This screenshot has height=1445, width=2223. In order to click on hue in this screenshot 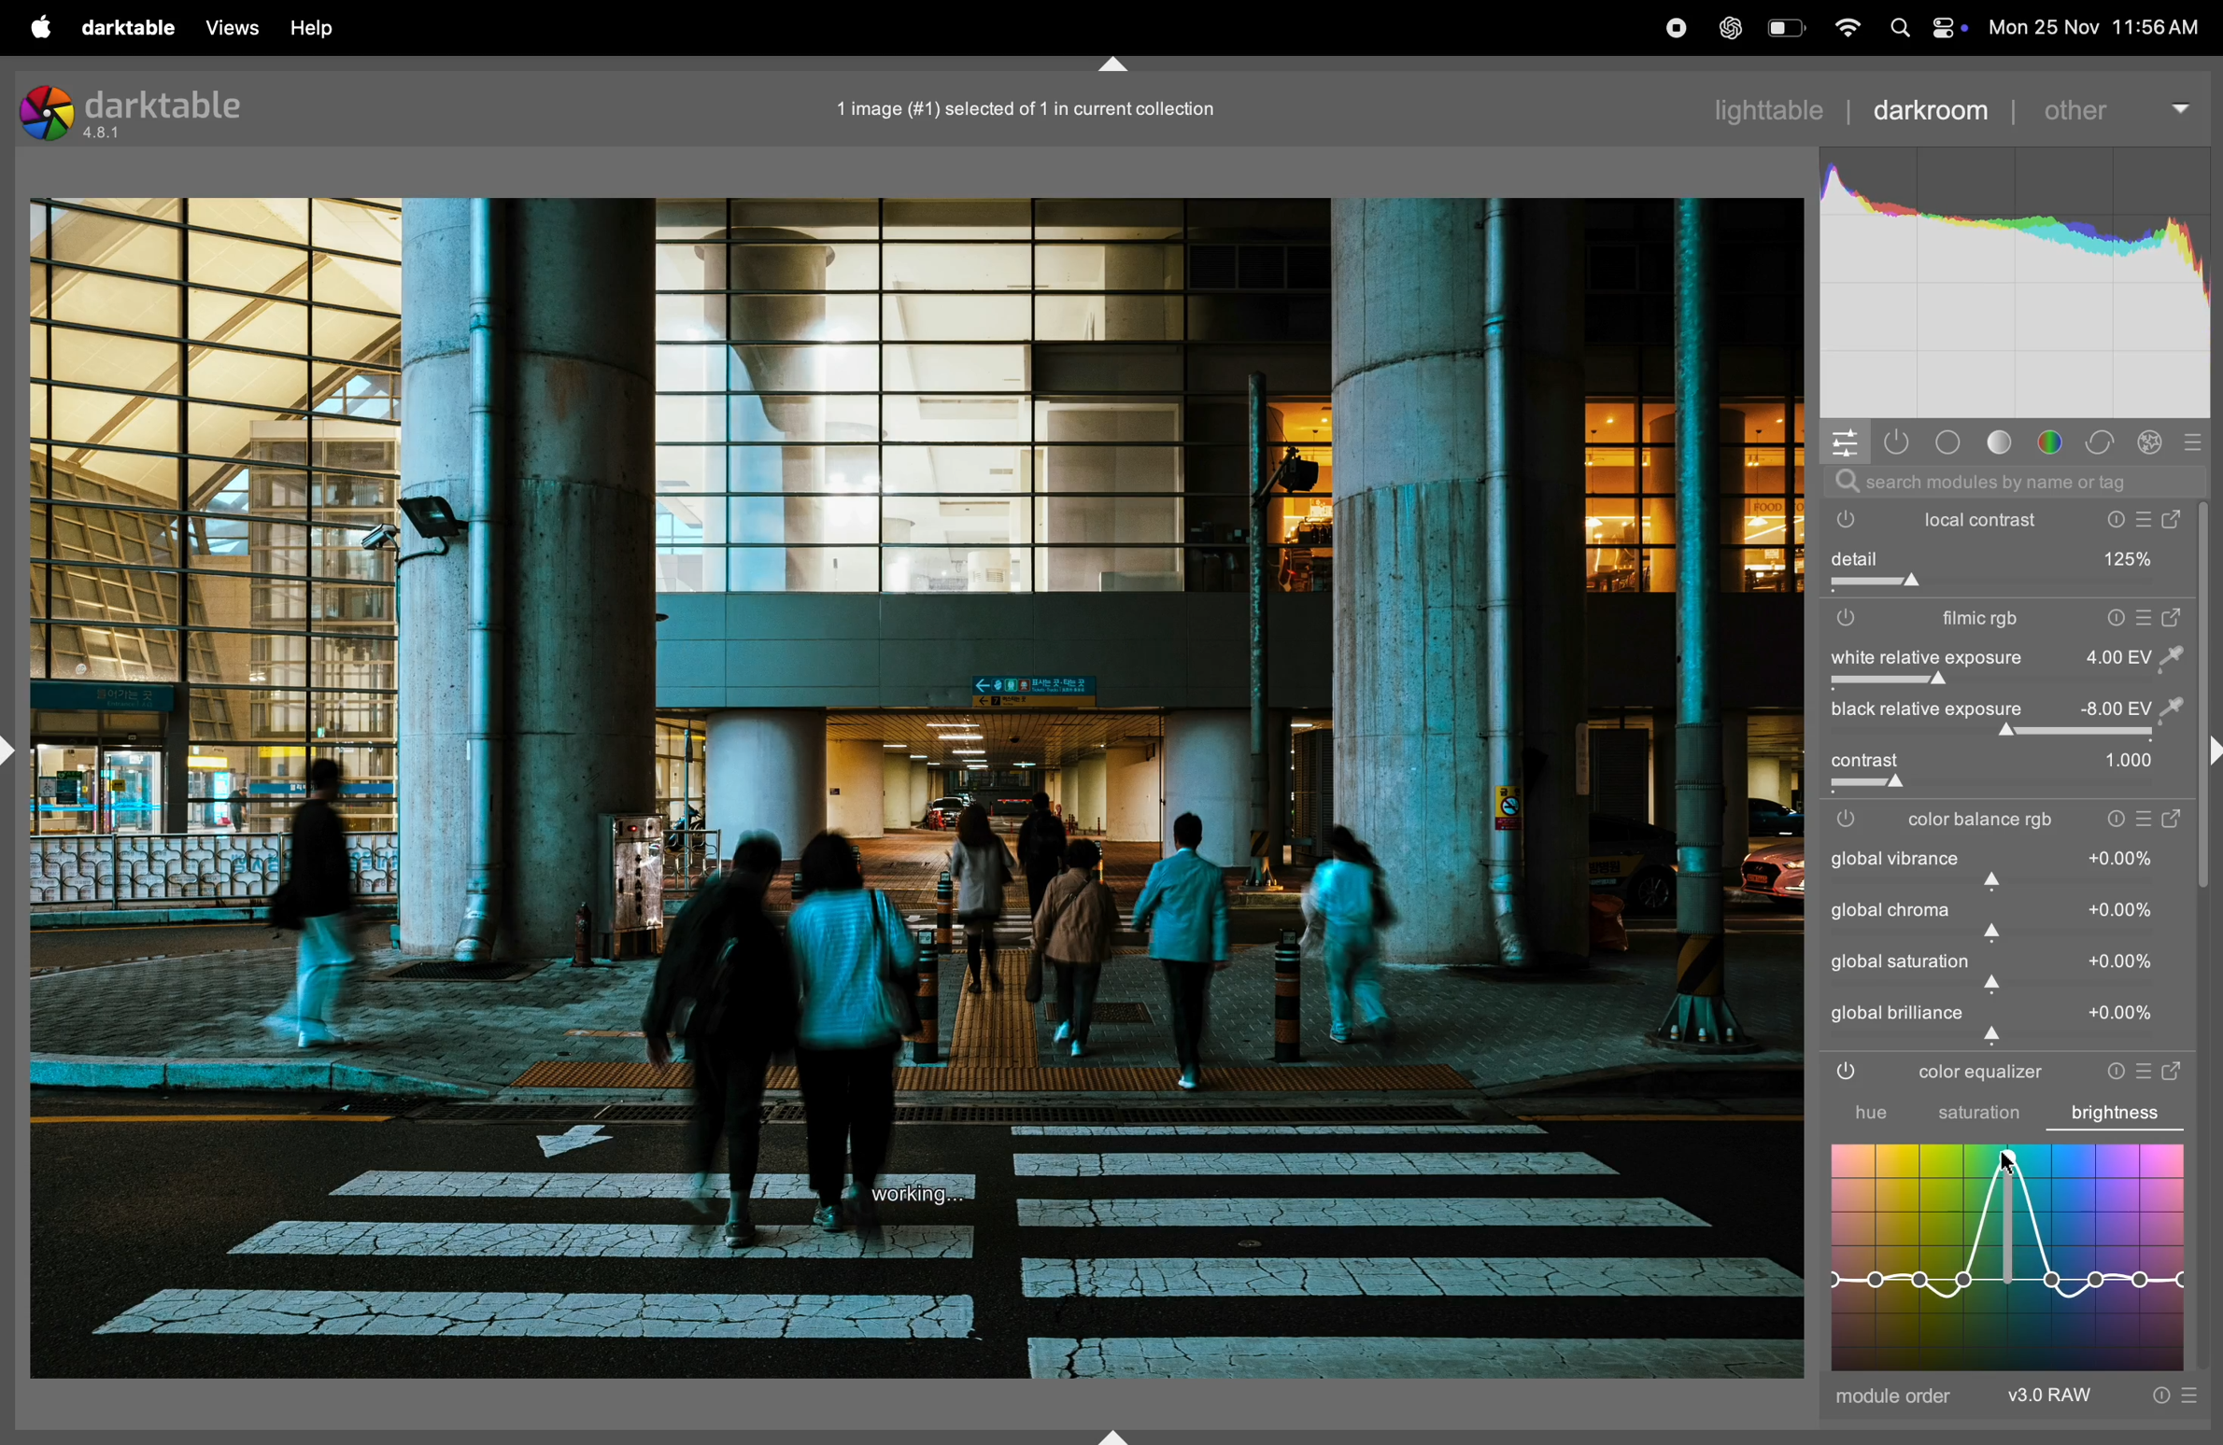, I will do `click(1854, 1113)`.